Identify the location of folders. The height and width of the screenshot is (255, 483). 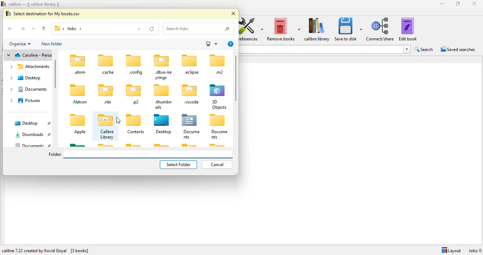
(29, 133).